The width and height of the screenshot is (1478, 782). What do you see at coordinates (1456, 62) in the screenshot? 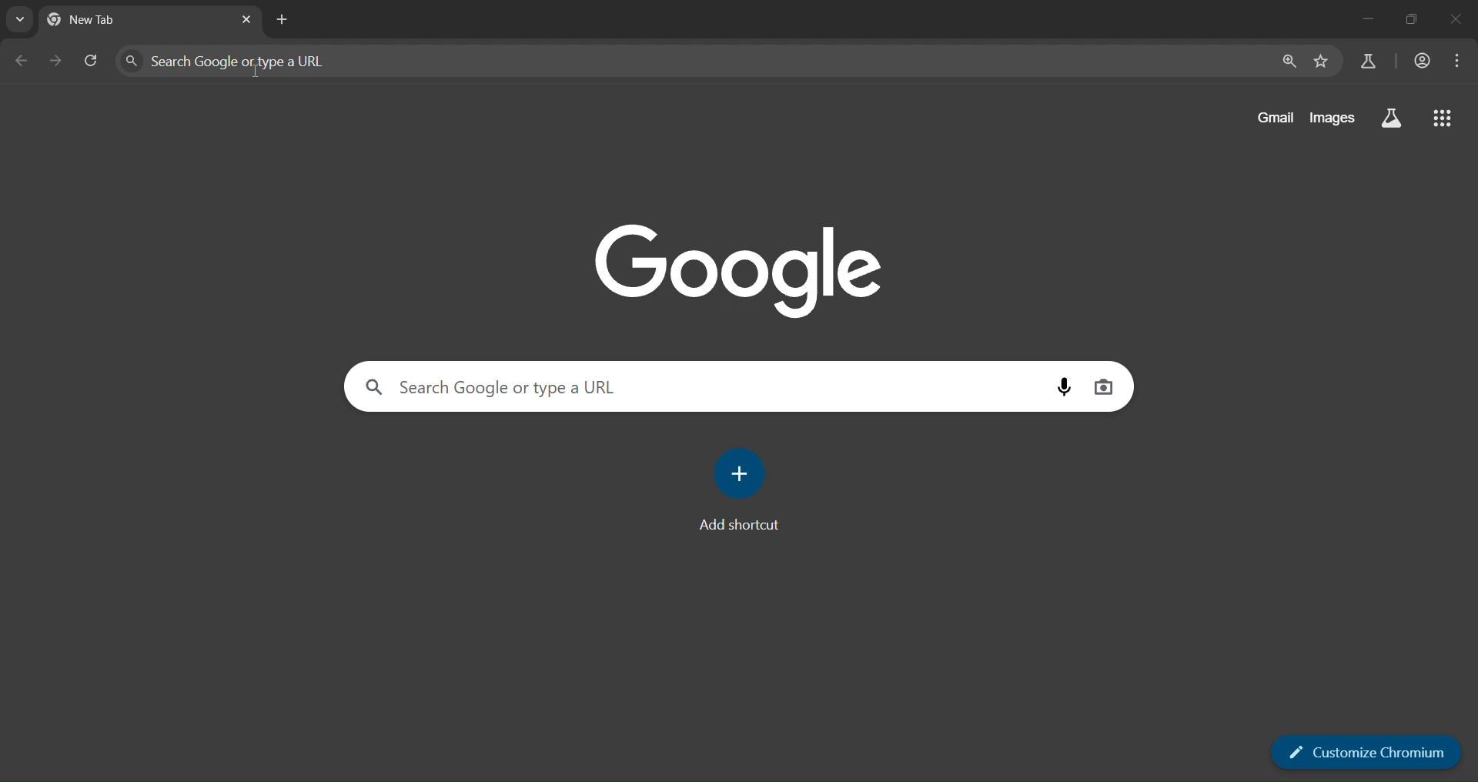
I see `menu` at bounding box center [1456, 62].